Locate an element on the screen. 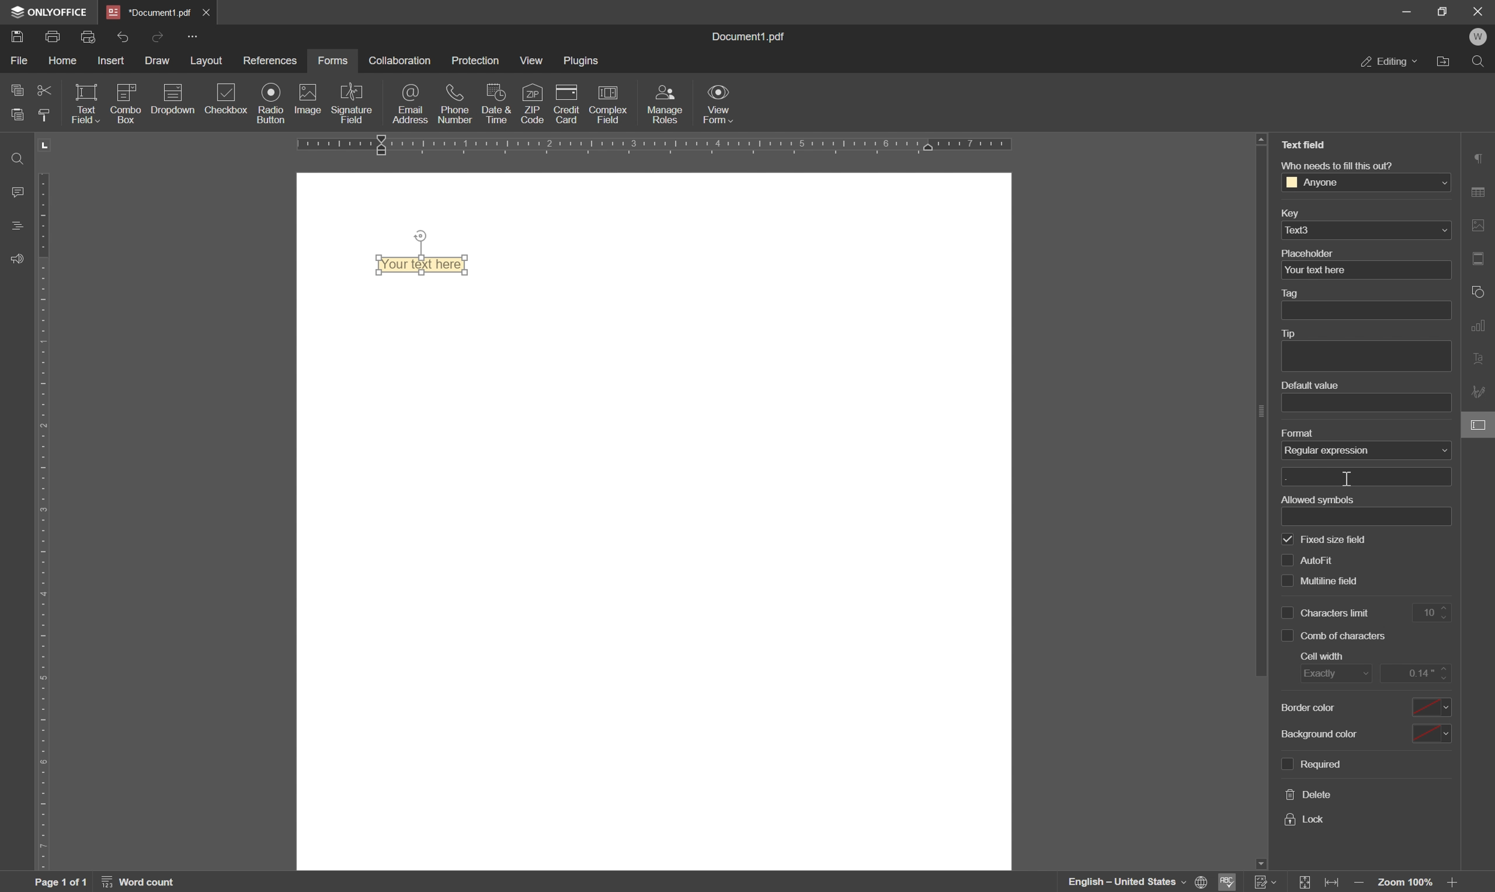 The width and height of the screenshot is (1495, 892). 10 is located at coordinates (1435, 612).